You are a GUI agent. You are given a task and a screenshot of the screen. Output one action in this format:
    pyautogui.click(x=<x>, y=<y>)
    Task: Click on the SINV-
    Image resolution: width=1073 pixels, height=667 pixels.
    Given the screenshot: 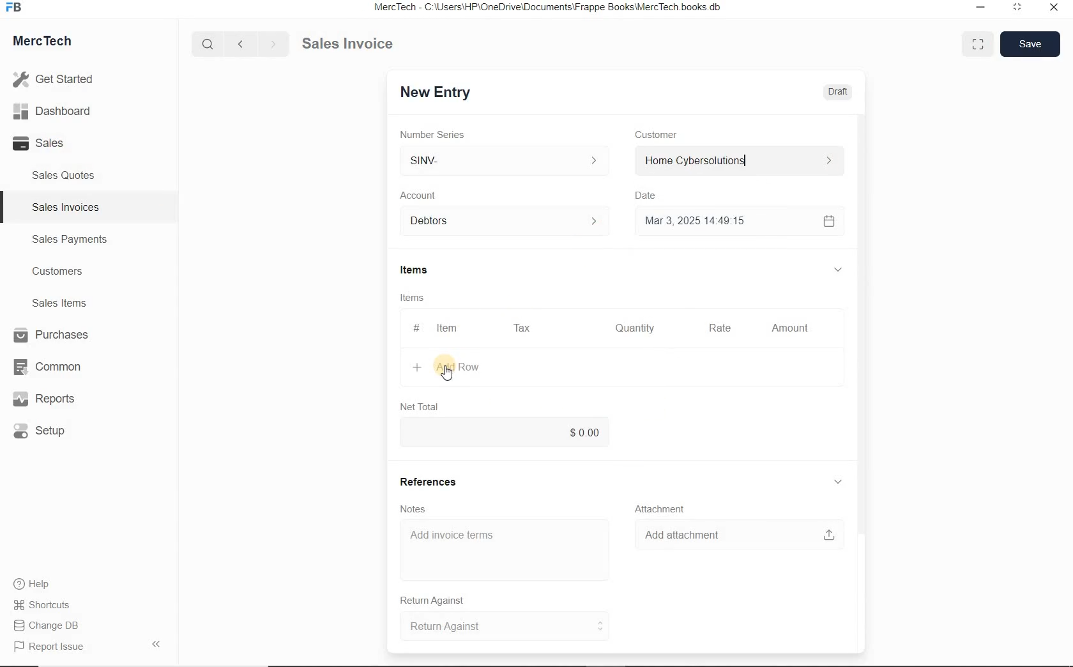 What is the action you would take?
    pyautogui.click(x=503, y=161)
    